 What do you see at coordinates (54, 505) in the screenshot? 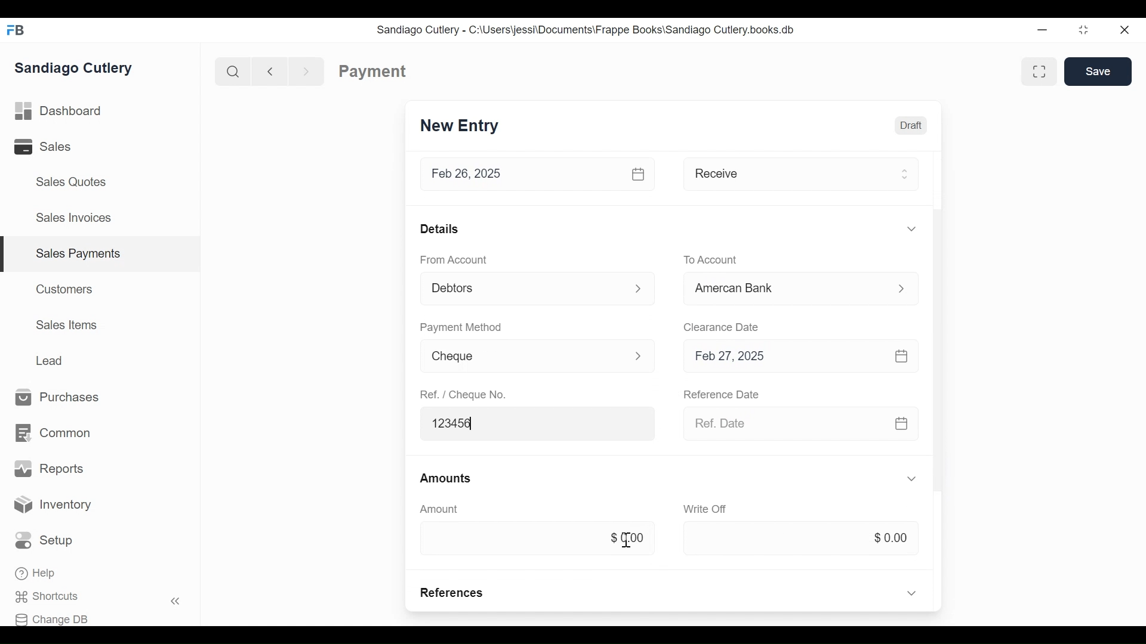
I see `Inventory` at bounding box center [54, 505].